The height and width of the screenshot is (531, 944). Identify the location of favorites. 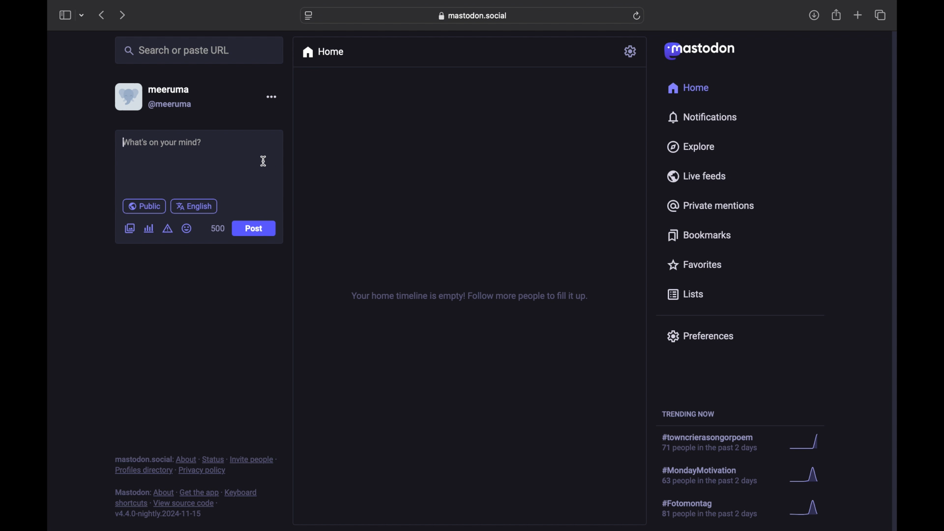
(694, 265).